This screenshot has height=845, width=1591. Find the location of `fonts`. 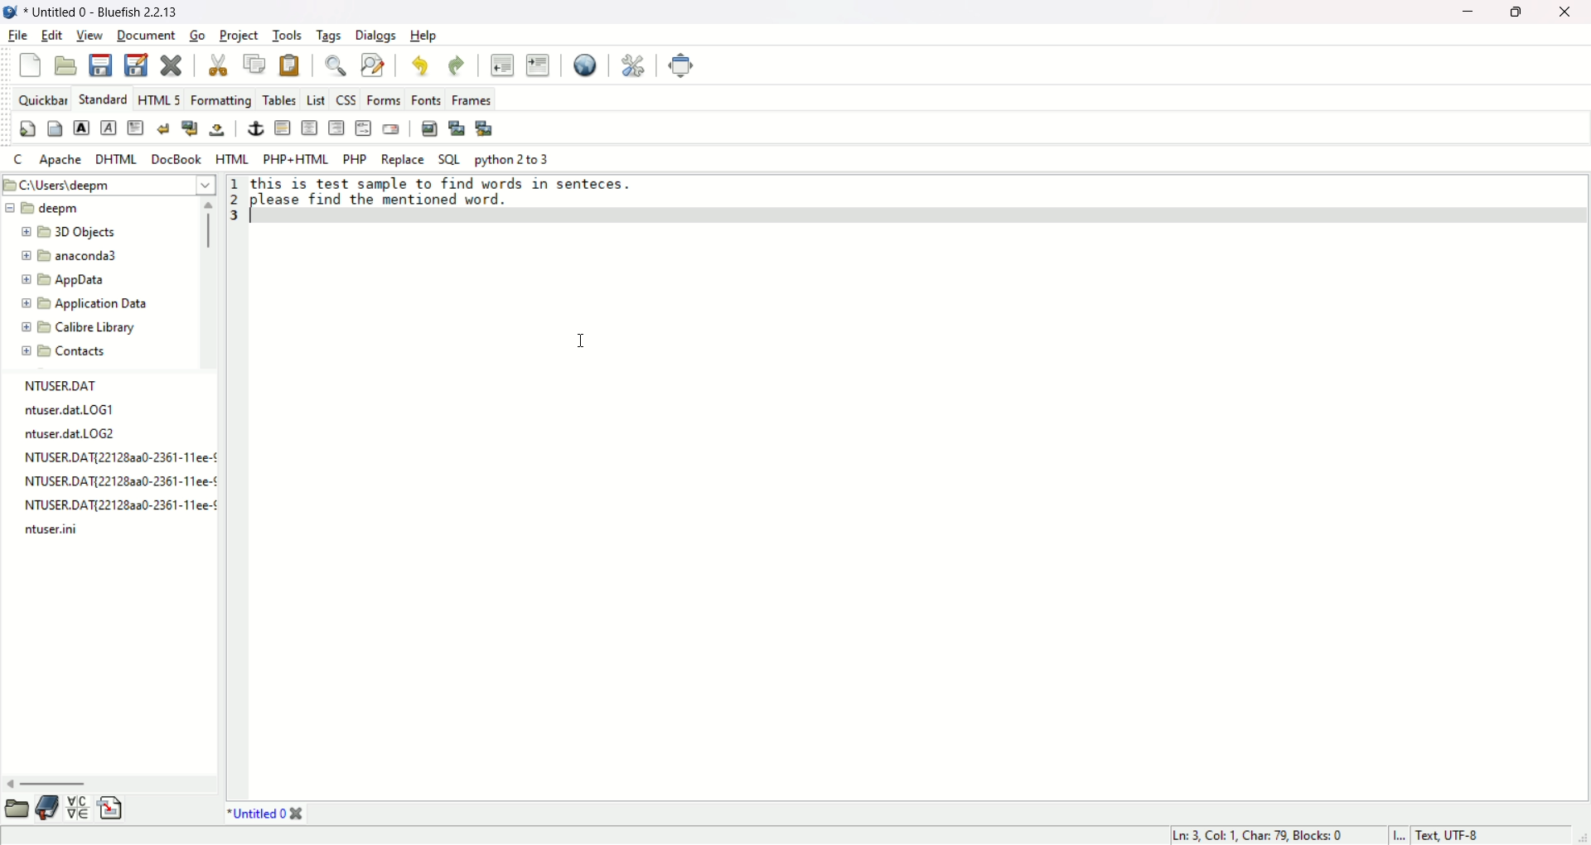

fonts is located at coordinates (423, 99).